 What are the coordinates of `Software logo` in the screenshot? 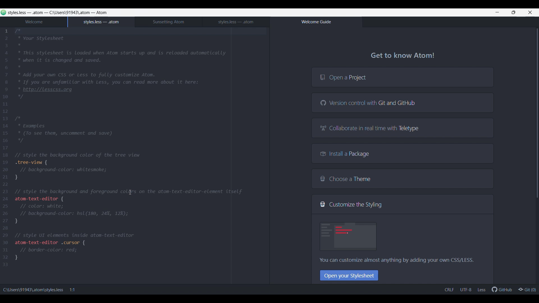 It's located at (4, 12).